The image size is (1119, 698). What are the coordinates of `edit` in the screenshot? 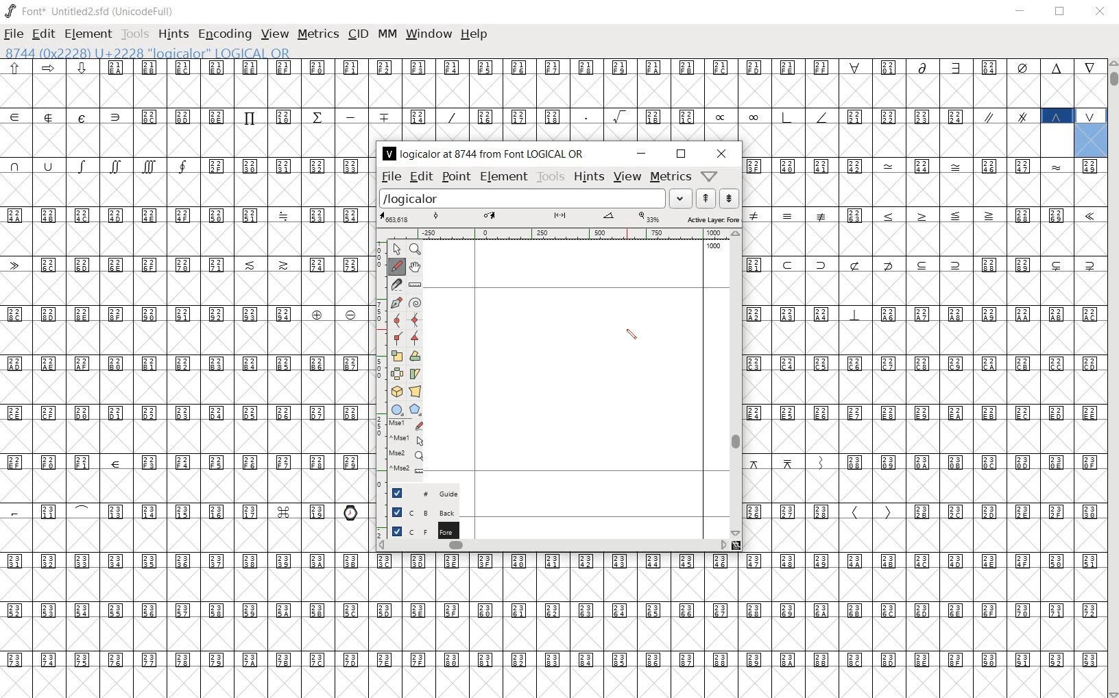 It's located at (421, 178).